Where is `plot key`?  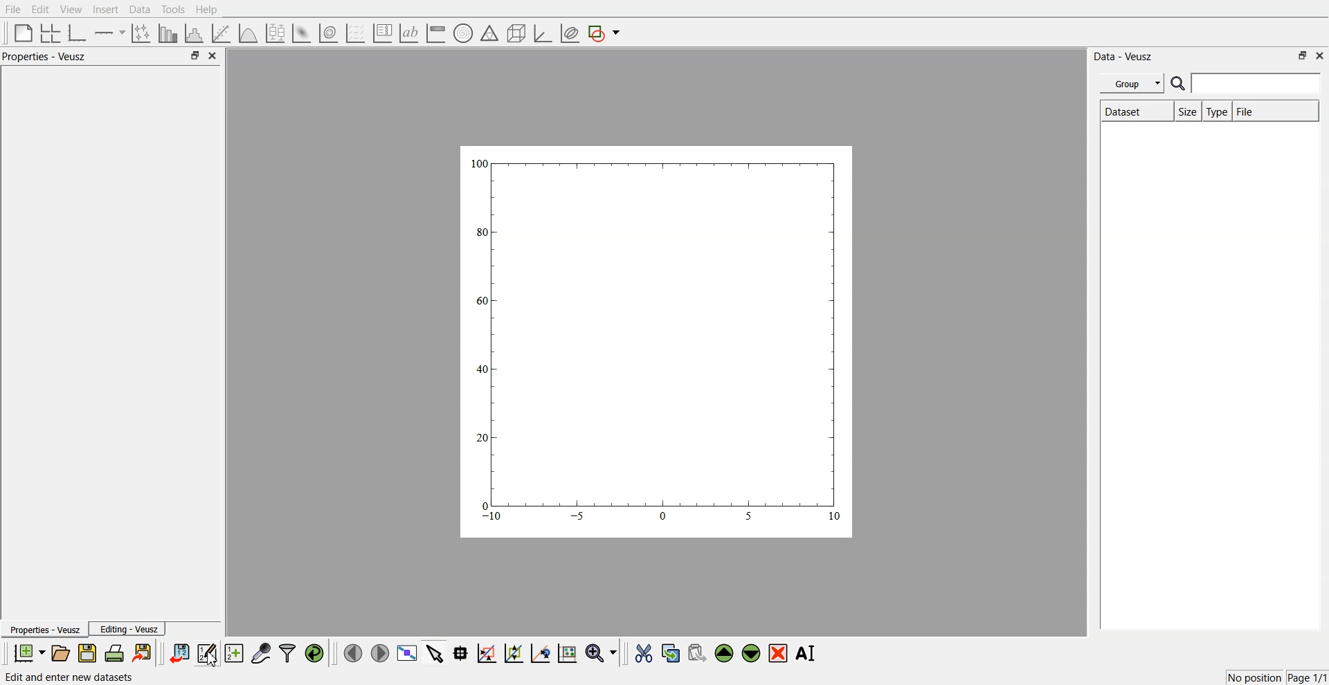 plot key is located at coordinates (382, 33).